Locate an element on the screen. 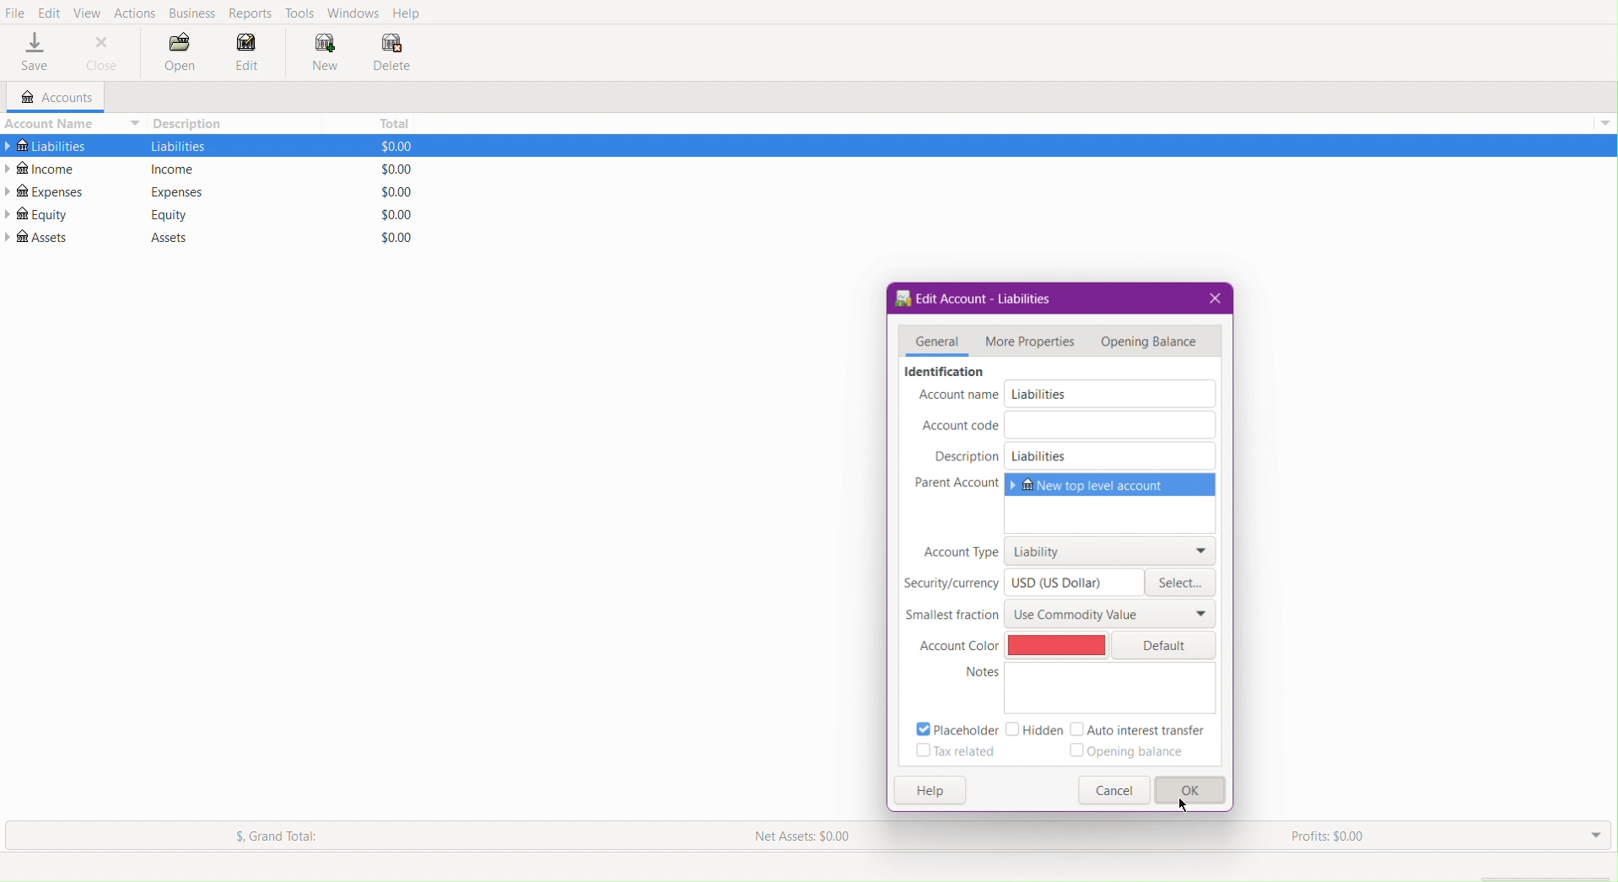 The image size is (1618, 882). Opening balance is located at coordinates (1131, 752).